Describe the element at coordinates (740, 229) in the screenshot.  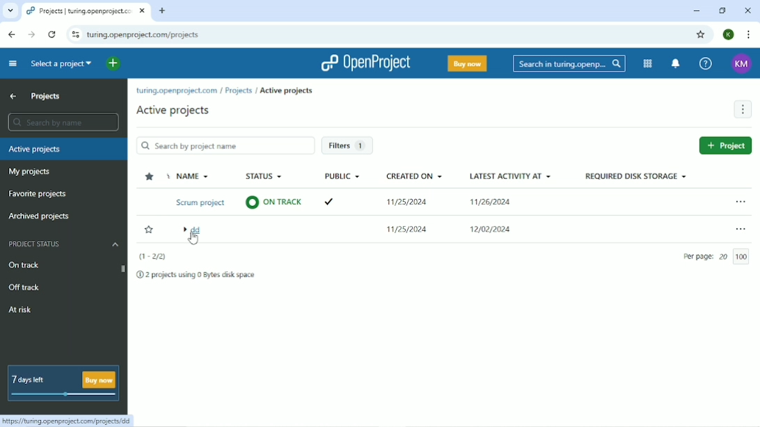
I see `Open menu` at that location.